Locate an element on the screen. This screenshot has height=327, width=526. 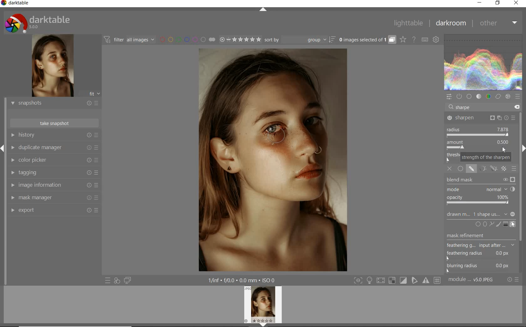
lighttable is located at coordinates (409, 23).